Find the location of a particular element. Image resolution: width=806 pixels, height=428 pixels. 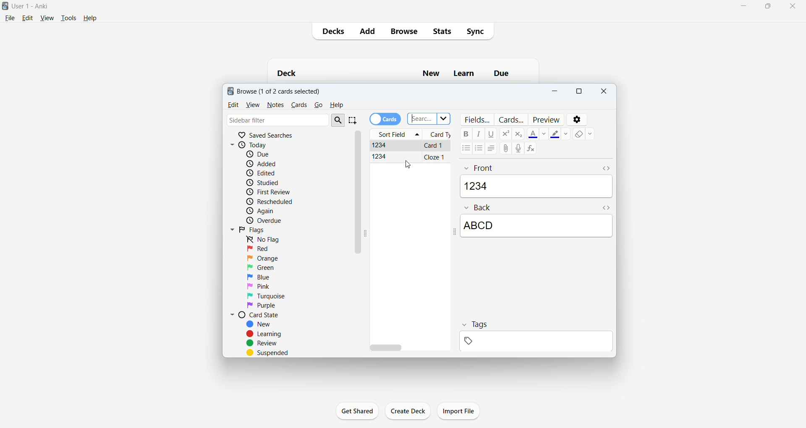

create deck is located at coordinates (408, 410).